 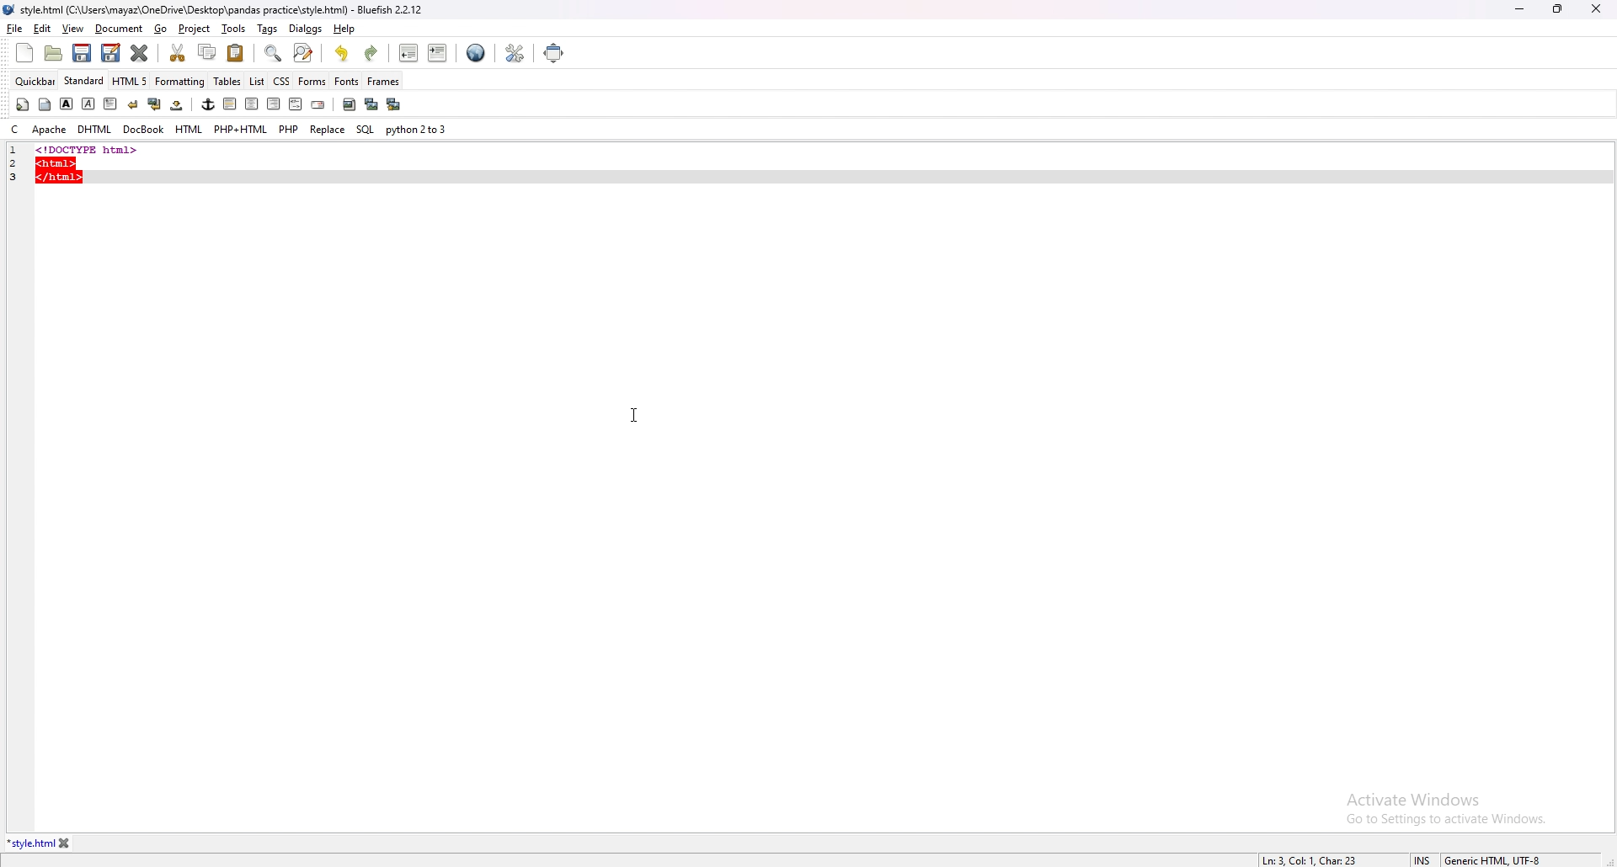 I want to click on forms, so click(x=312, y=80).